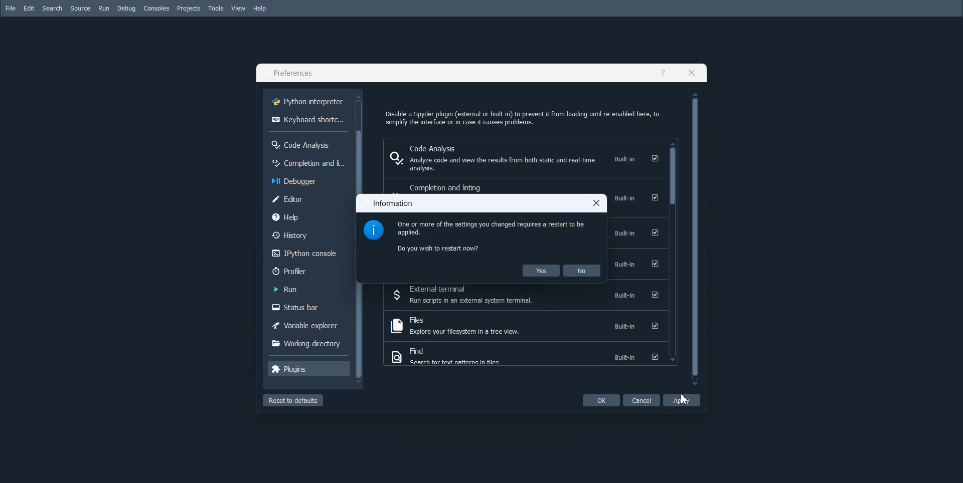 The width and height of the screenshot is (963, 483). What do you see at coordinates (308, 234) in the screenshot?
I see `History` at bounding box center [308, 234].